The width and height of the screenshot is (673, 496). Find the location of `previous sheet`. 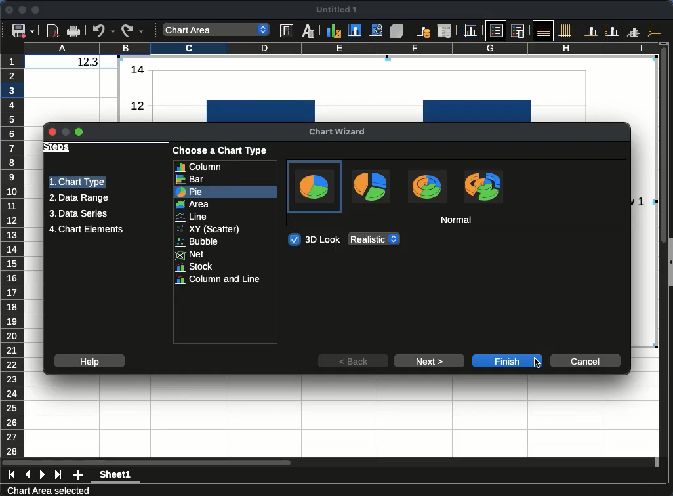

previous sheet is located at coordinates (28, 475).